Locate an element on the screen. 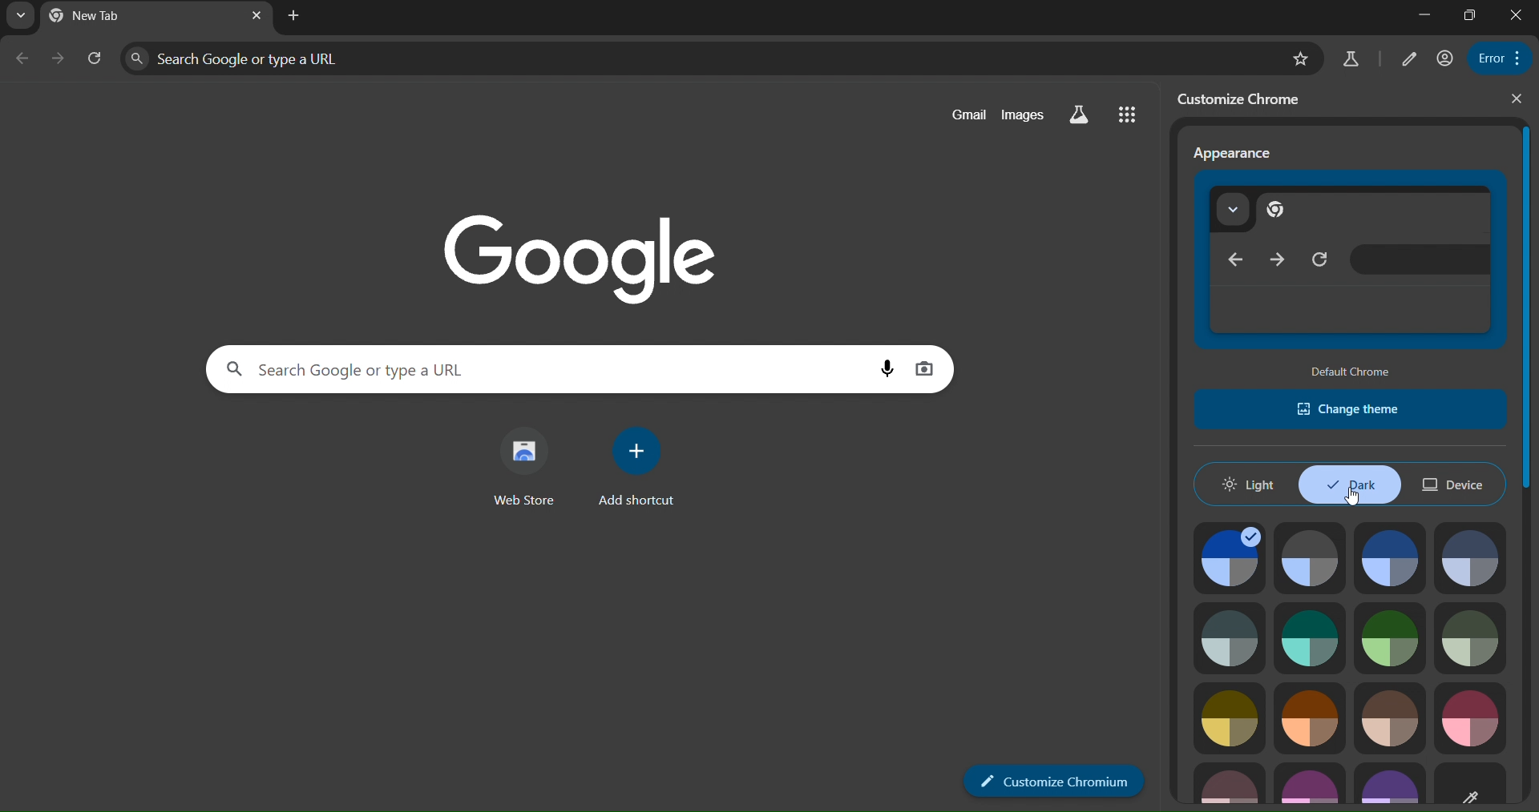 The height and width of the screenshot is (812, 1539). go forward one page is located at coordinates (61, 59).